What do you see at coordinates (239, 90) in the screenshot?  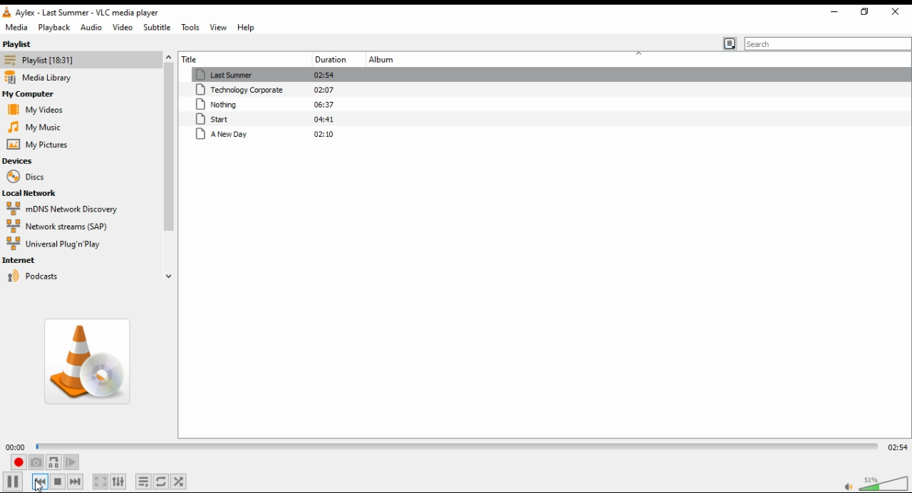 I see `technology corporate` at bounding box center [239, 90].